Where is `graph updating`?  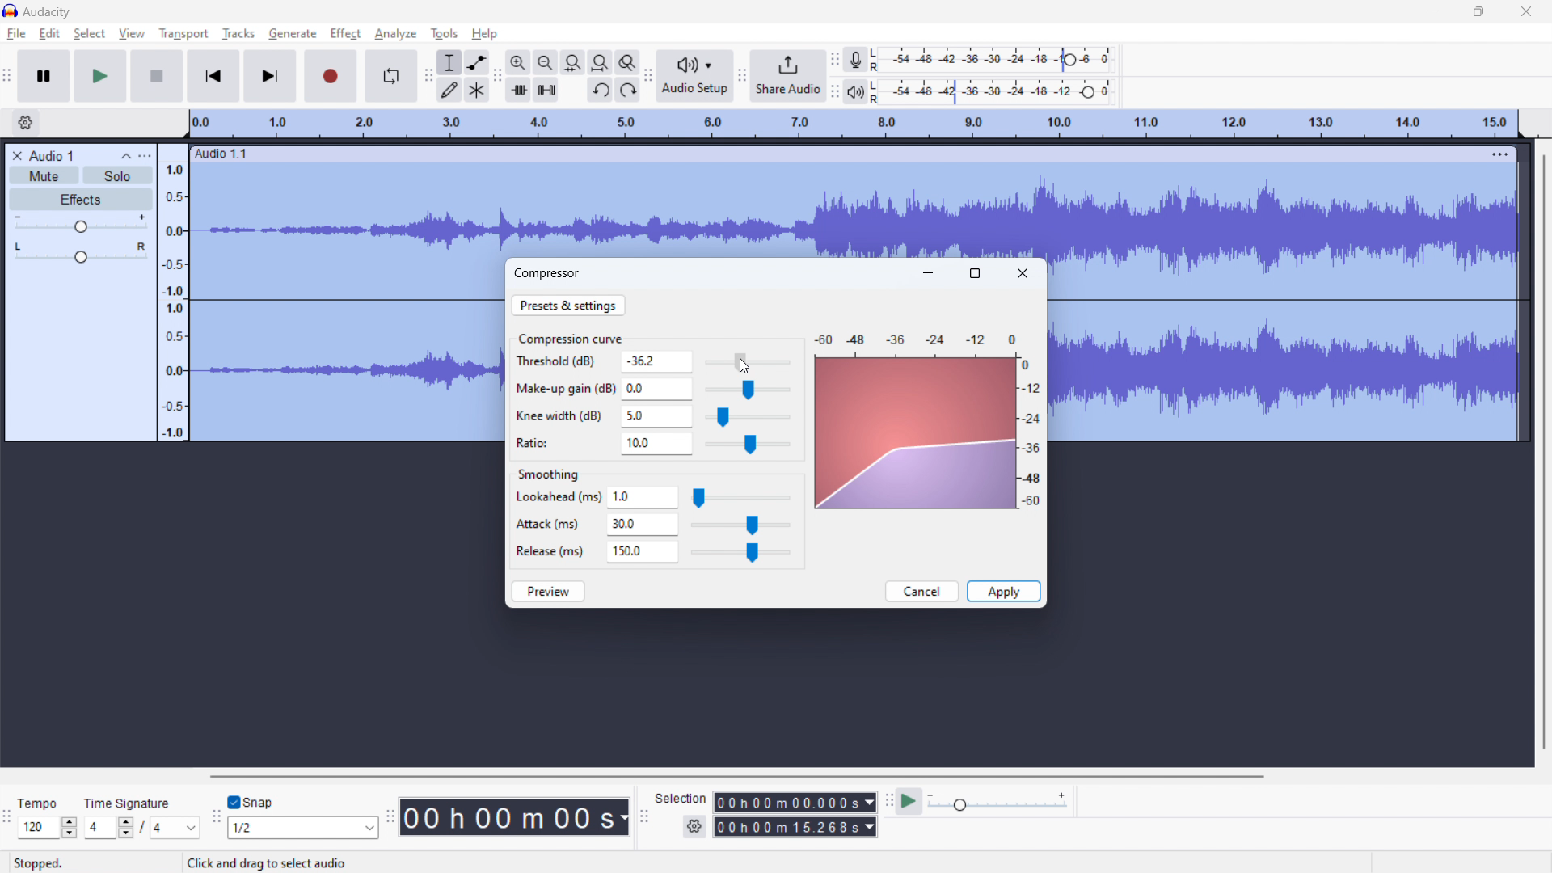
graph updating is located at coordinates (917, 434).